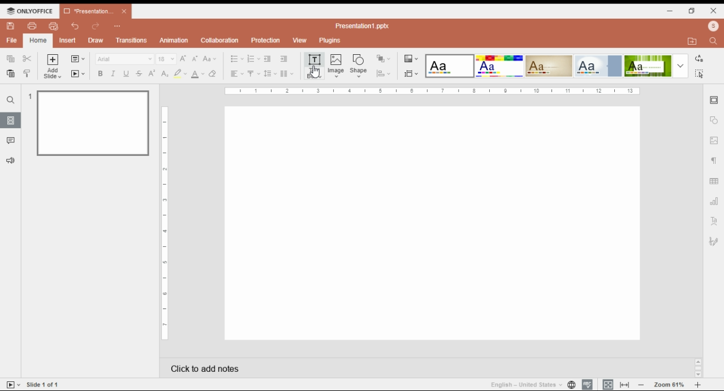 This screenshot has width=724, height=391. What do you see at coordinates (95, 27) in the screenshot?
I see `redo` at bounding box center [95, 27].